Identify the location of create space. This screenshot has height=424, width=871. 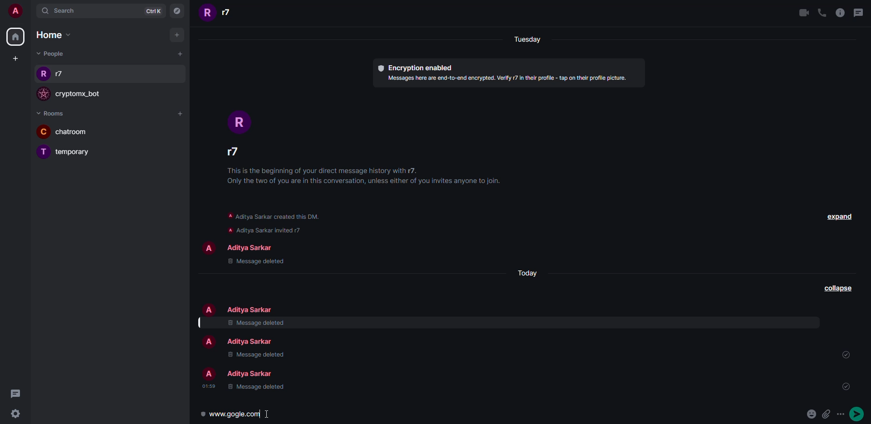
(15, 58).